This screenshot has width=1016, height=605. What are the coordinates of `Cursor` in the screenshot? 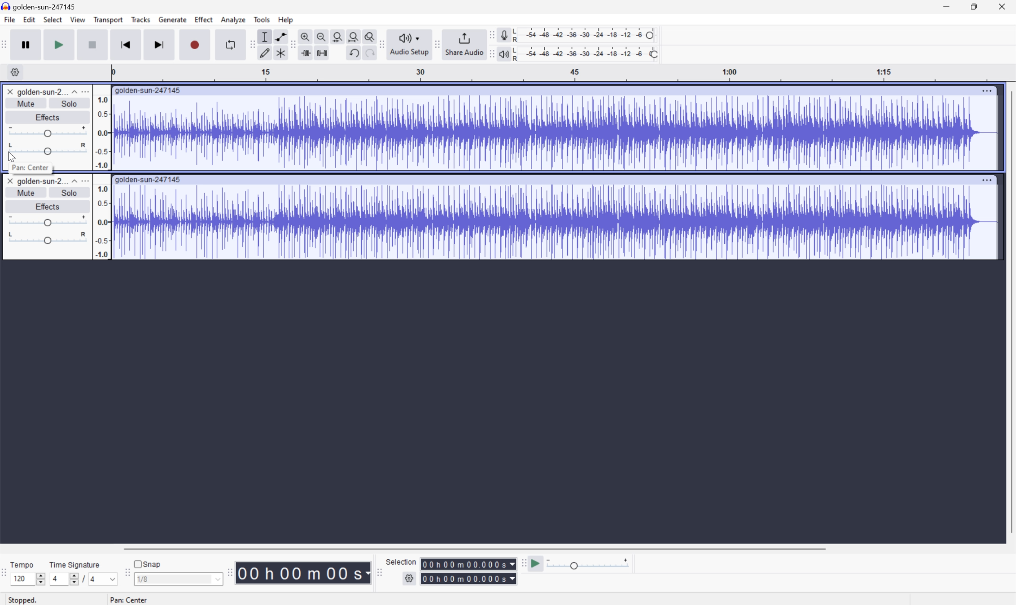 It's located at (11, 155).